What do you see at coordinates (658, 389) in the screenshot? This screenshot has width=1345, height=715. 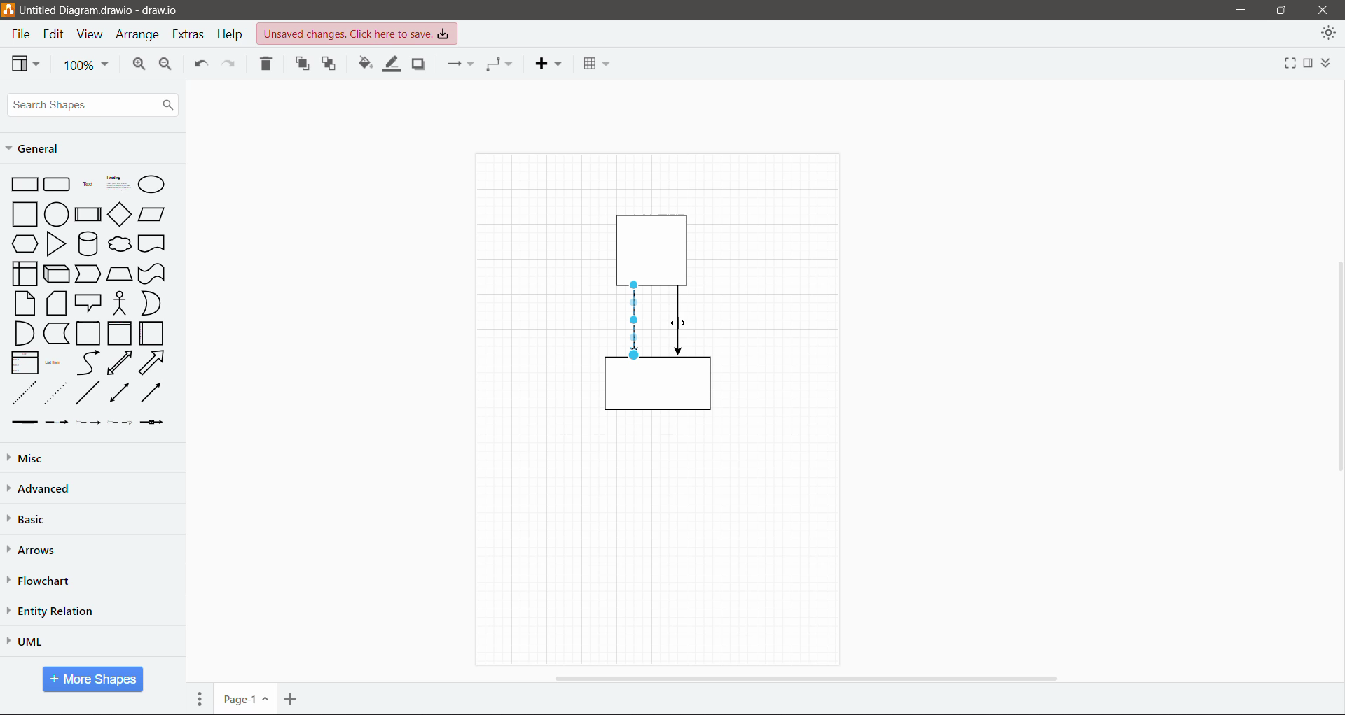 I see `container` at bounding box center [658, 389].